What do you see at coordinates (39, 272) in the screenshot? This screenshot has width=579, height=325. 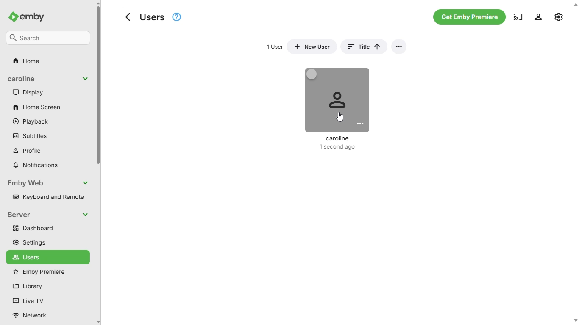 I see `emby premiere` at bounding box center [39, 272].